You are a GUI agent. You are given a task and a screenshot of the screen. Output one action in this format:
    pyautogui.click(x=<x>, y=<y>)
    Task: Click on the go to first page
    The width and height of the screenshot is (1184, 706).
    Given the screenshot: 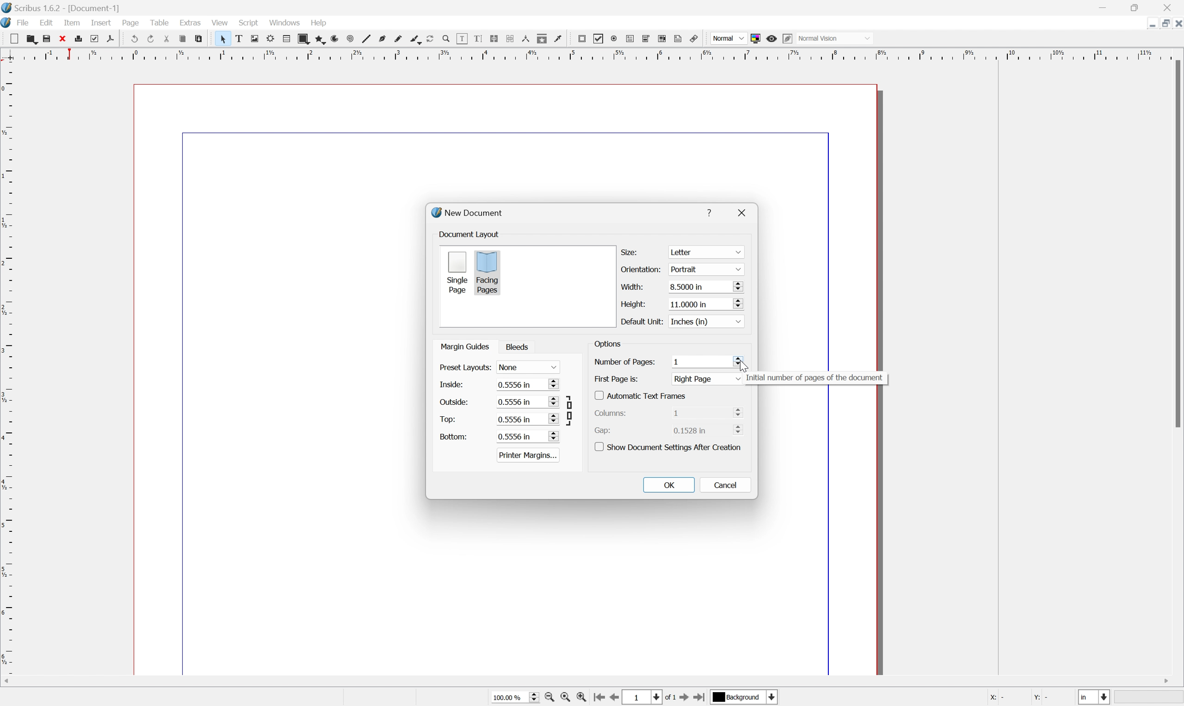 What is the action you would take?
    pyautogui.click(x=600, y=698)
    